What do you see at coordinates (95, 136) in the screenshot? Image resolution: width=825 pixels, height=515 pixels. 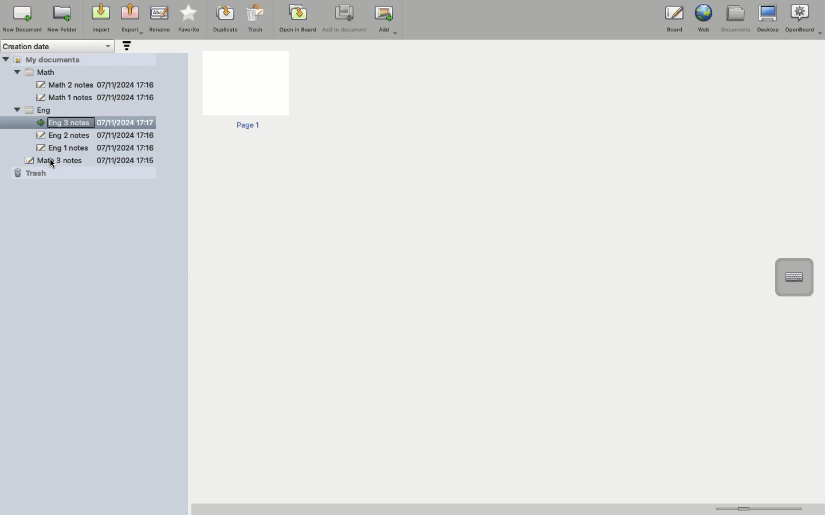 I see `Eng 2 notes` at bounding box center [95, 136].